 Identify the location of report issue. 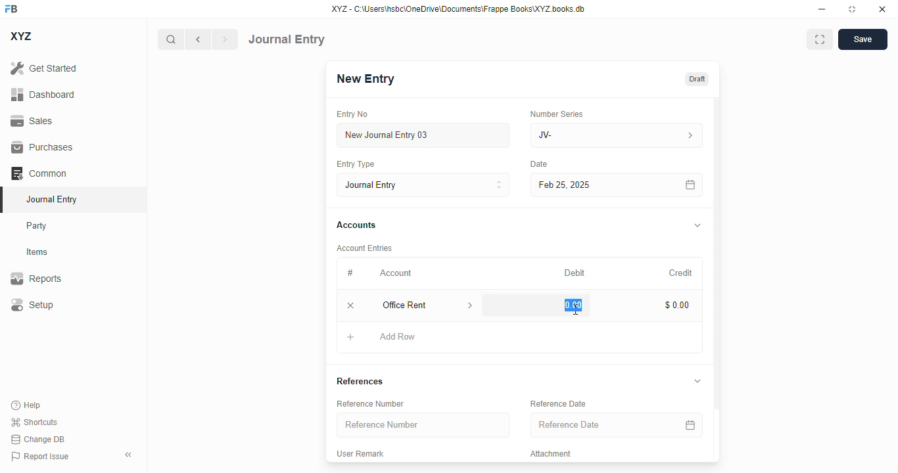
(40, 457).